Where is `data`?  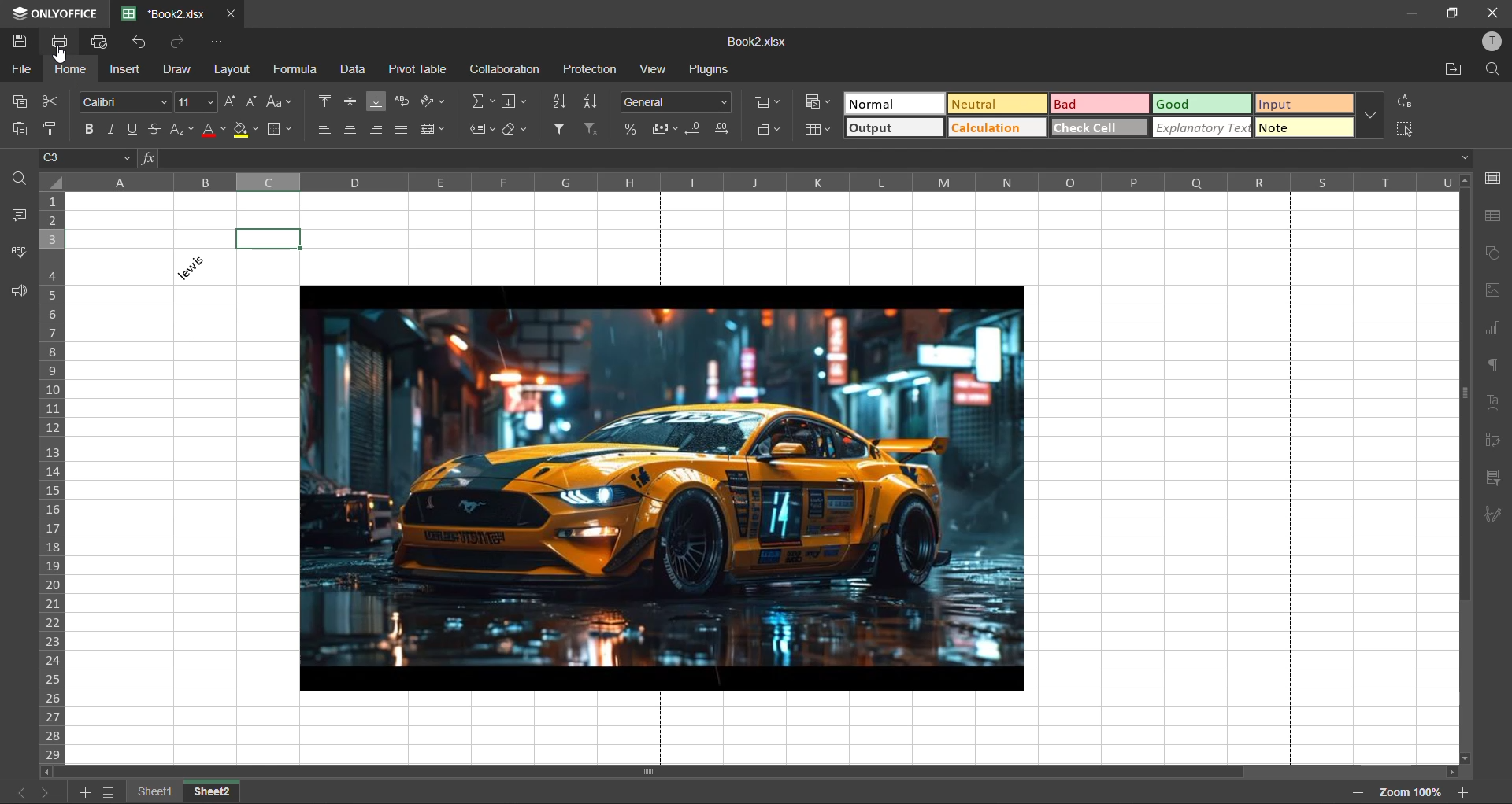
data is located at coordinates (350, 68).